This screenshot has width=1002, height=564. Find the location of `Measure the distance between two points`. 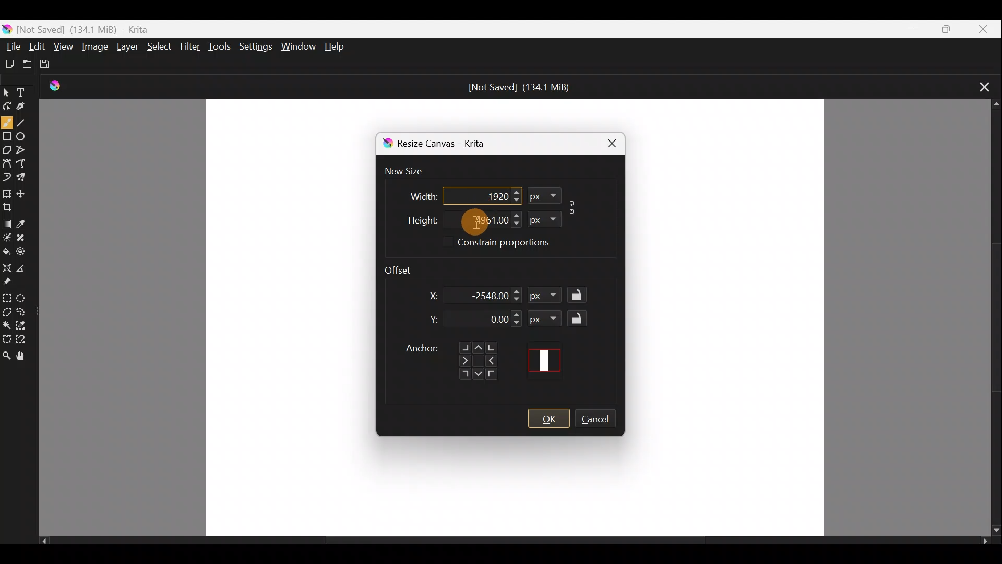

Measure the distance between two points is located at coordinates (24, 269).